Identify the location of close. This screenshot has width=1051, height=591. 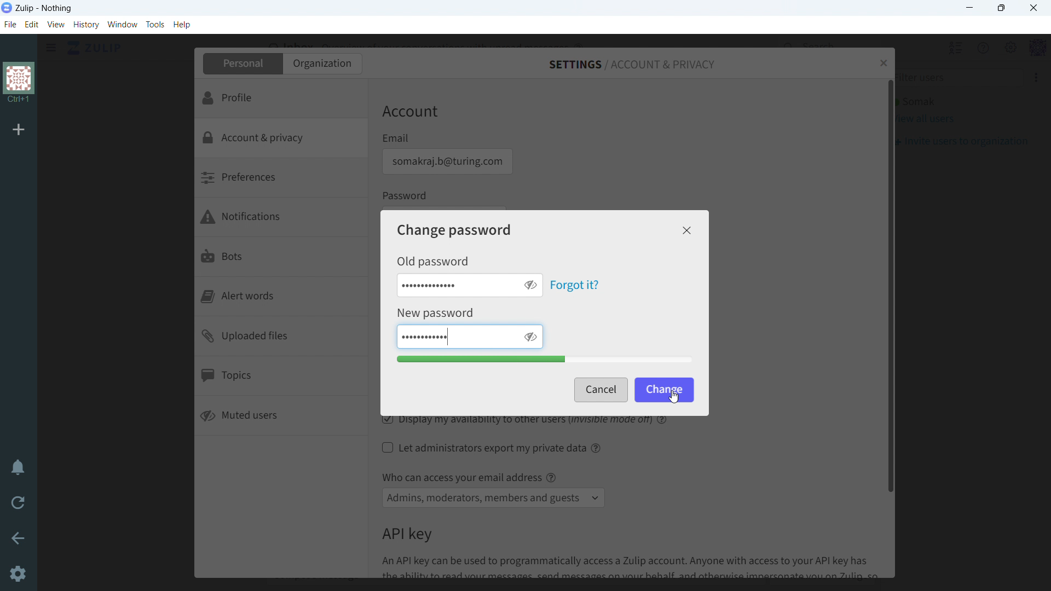
(688, 230).